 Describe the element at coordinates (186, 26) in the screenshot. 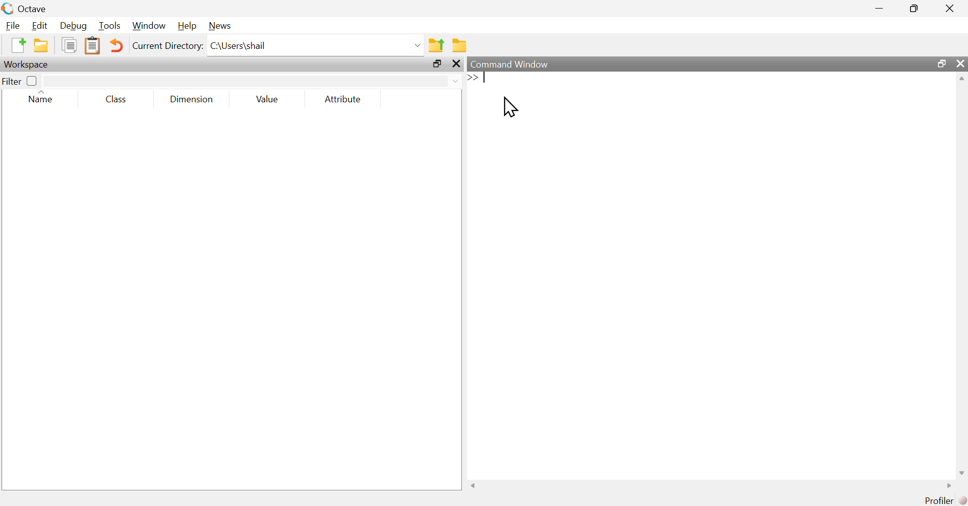

I see `Help` at that location.